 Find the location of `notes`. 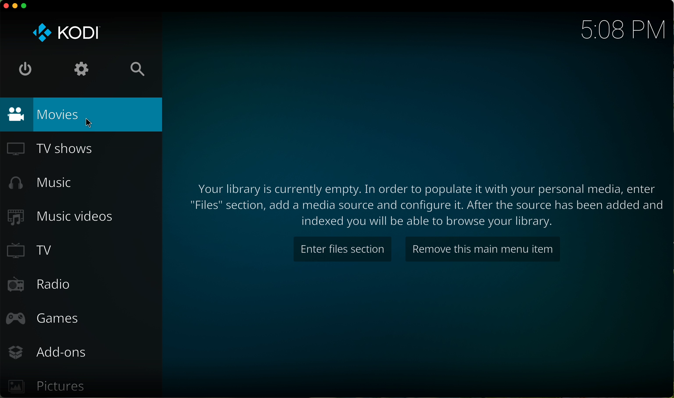

notes is located at coordinates (428, 203).